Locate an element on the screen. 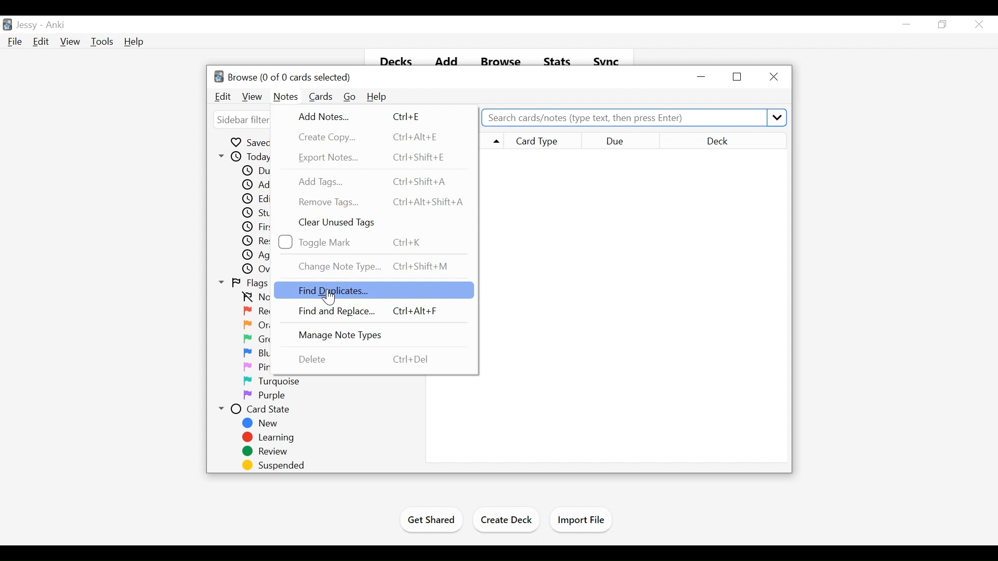  Again is located at coordinates (263, 256).